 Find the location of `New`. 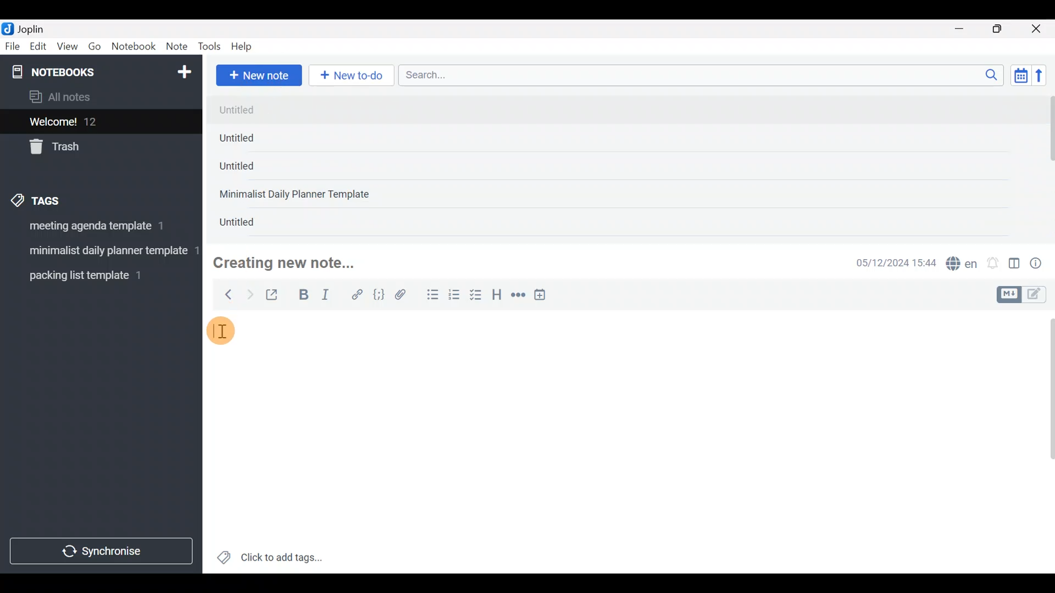

New is located at coordinates (184, 70).